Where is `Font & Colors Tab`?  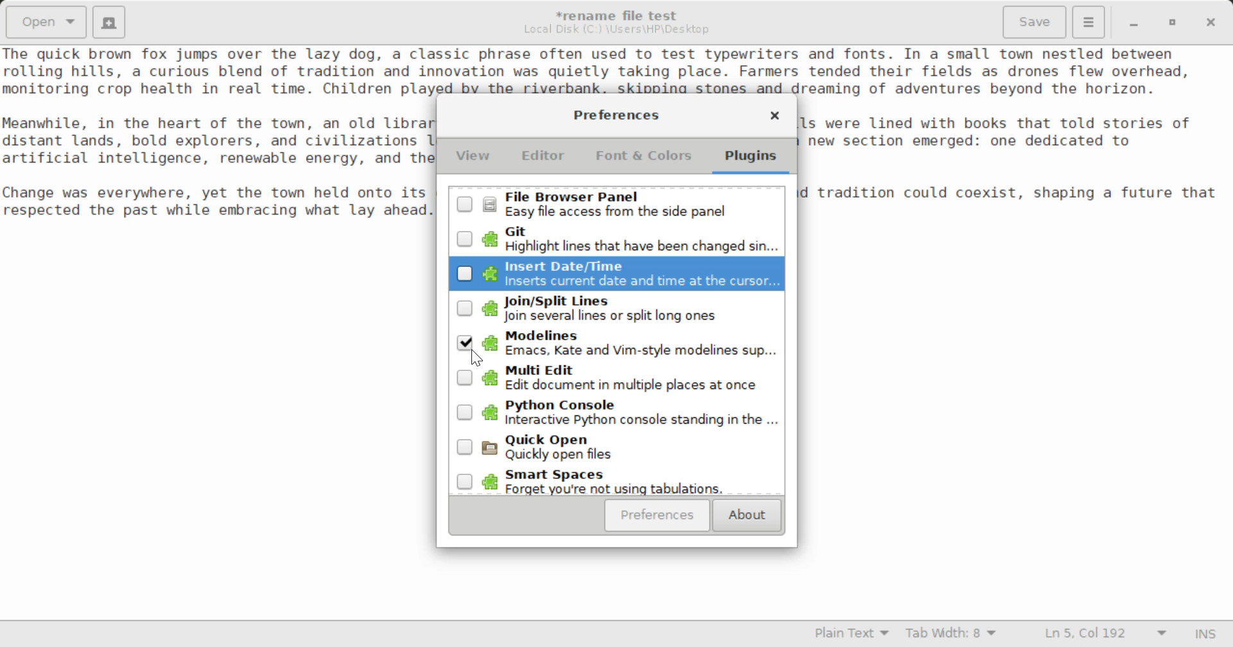 Font & Colors Tab is located at coordinates (643, 160).